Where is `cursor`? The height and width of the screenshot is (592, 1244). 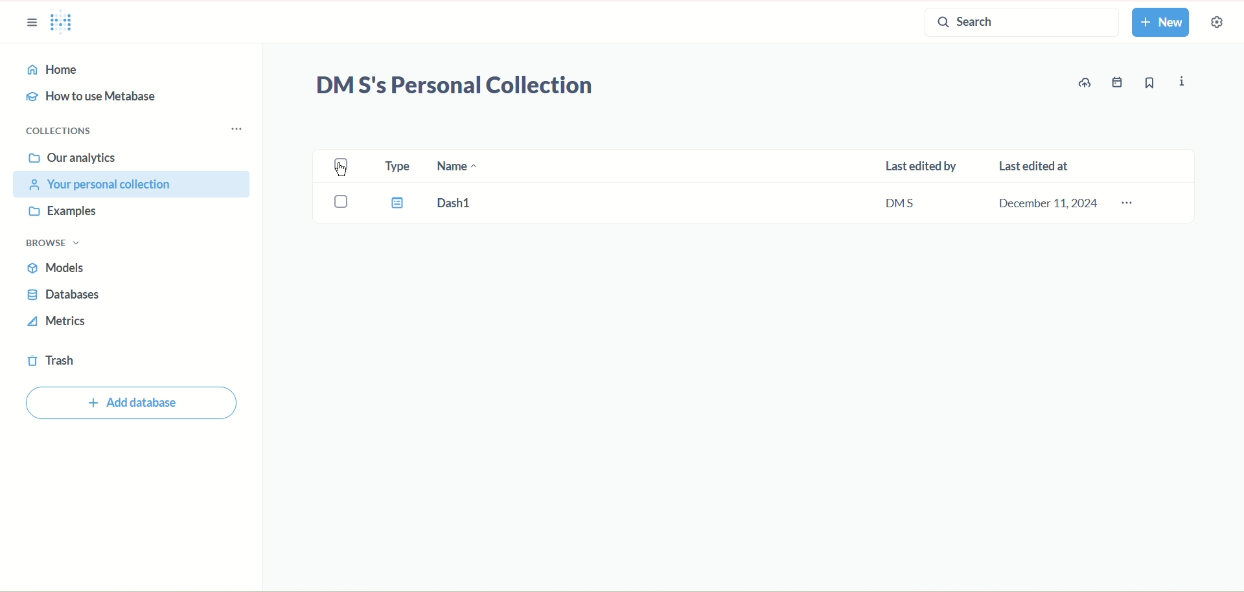
cursor is located at coordinates (344, 168).